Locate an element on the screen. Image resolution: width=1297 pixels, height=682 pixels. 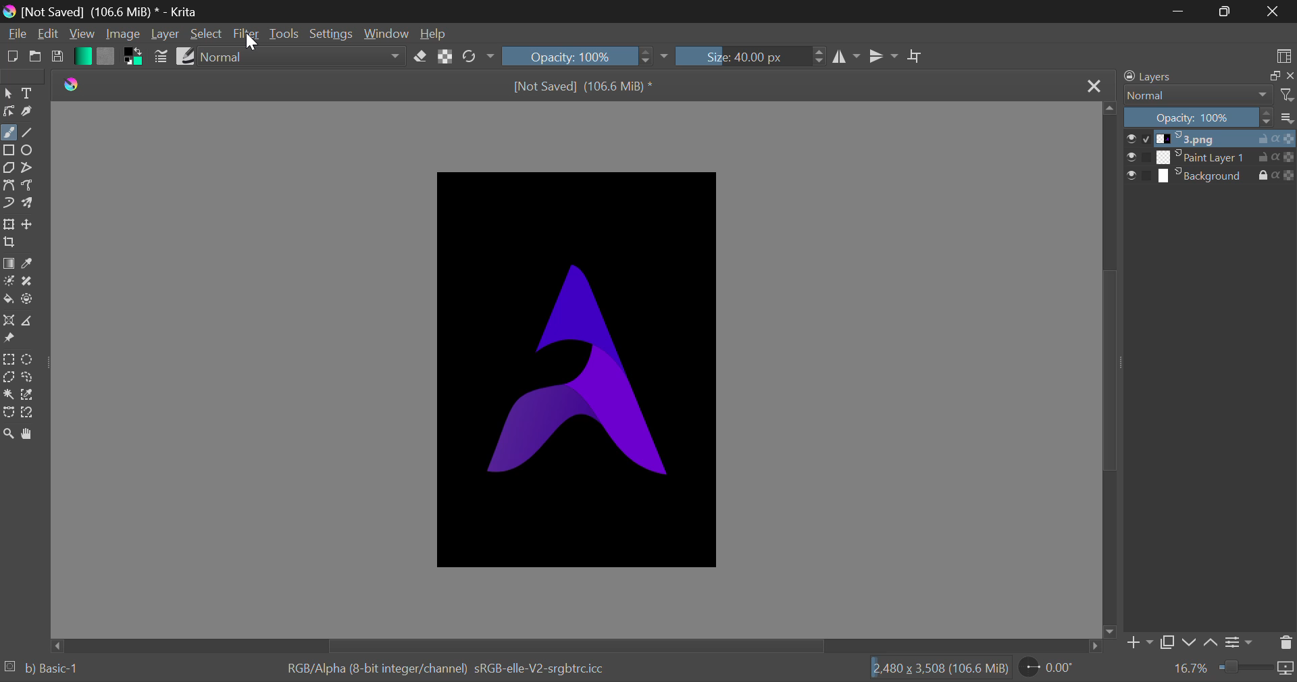
Cursor Position is located at coordinates (249, 37).